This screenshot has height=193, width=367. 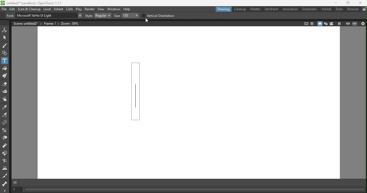 What do you see at coordinates (101, 9) in the screenshot?
I see `View` at bounding box center [101, 9].